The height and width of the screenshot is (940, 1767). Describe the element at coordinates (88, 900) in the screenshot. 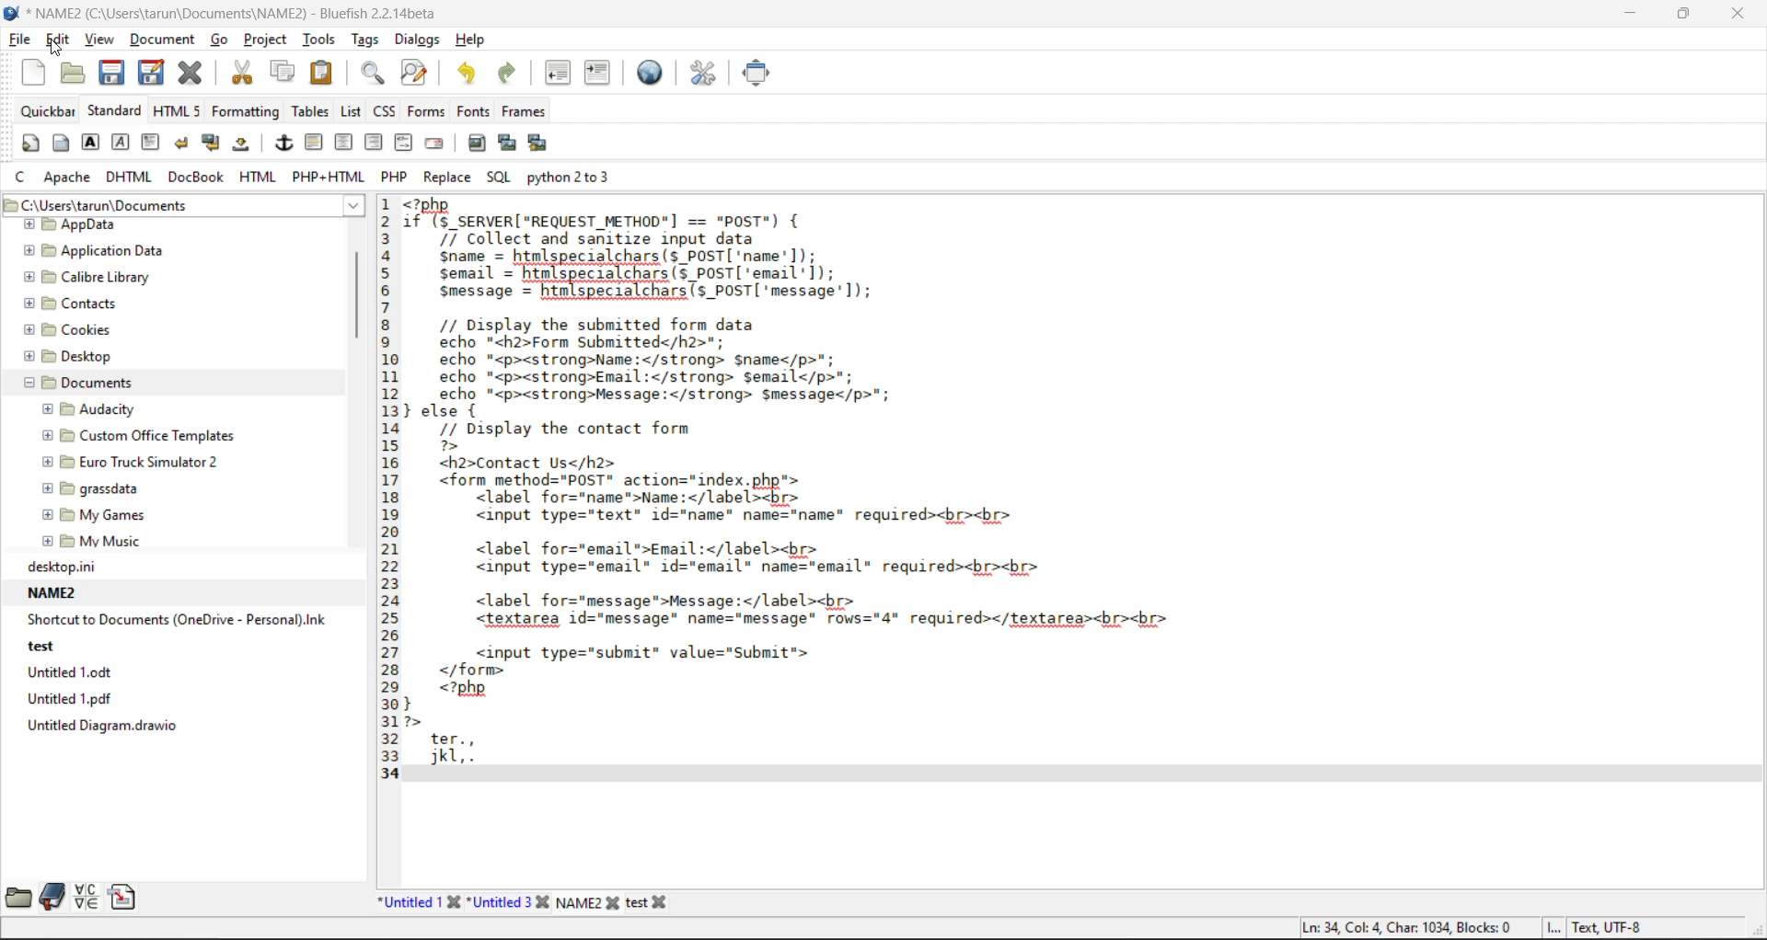

I see `charmap` at that location.